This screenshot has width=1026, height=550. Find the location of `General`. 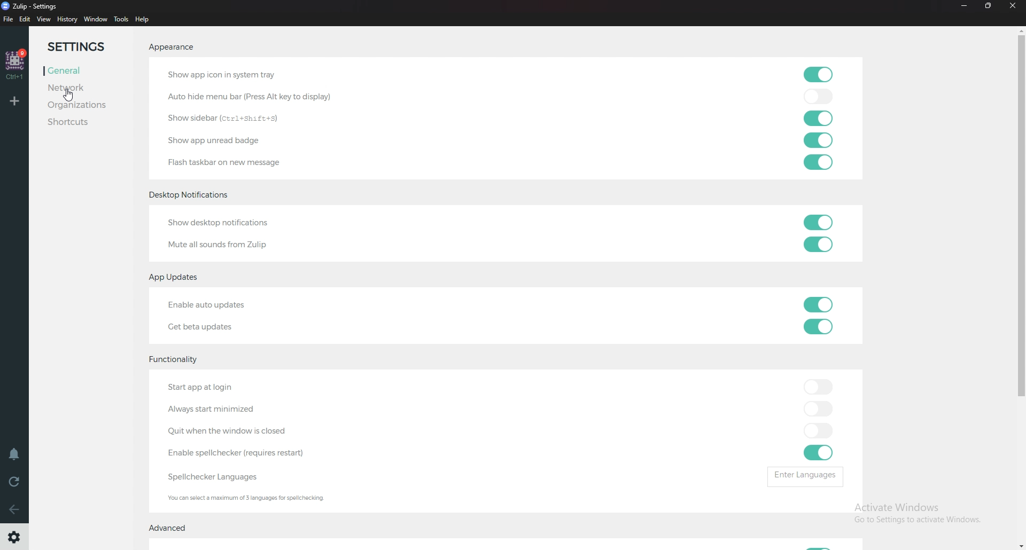

General is located at coordinates (72, 71).